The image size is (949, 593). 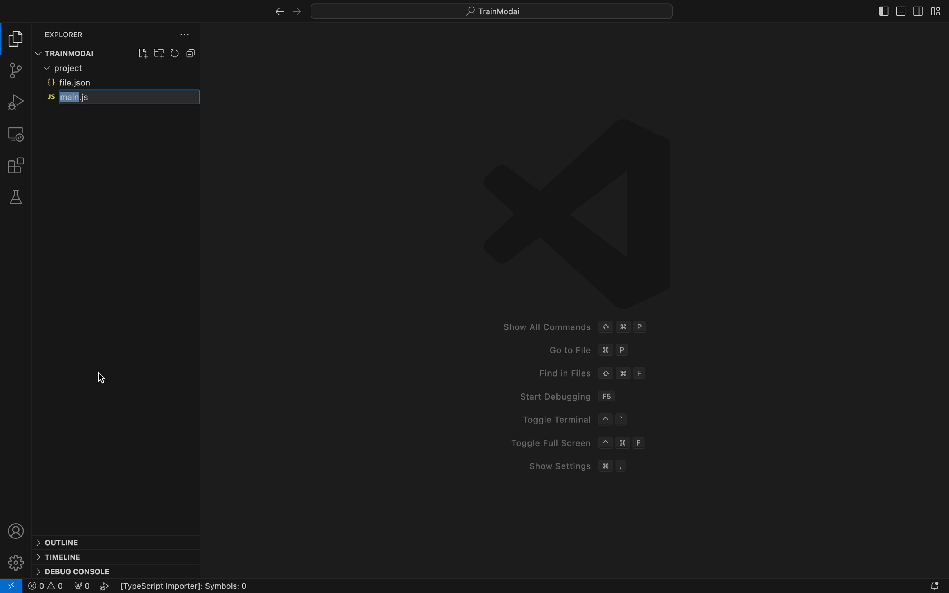 What do you see at coordinates (84, 586) in the screenshot?
I see `0` at bounding box center [84, 586].